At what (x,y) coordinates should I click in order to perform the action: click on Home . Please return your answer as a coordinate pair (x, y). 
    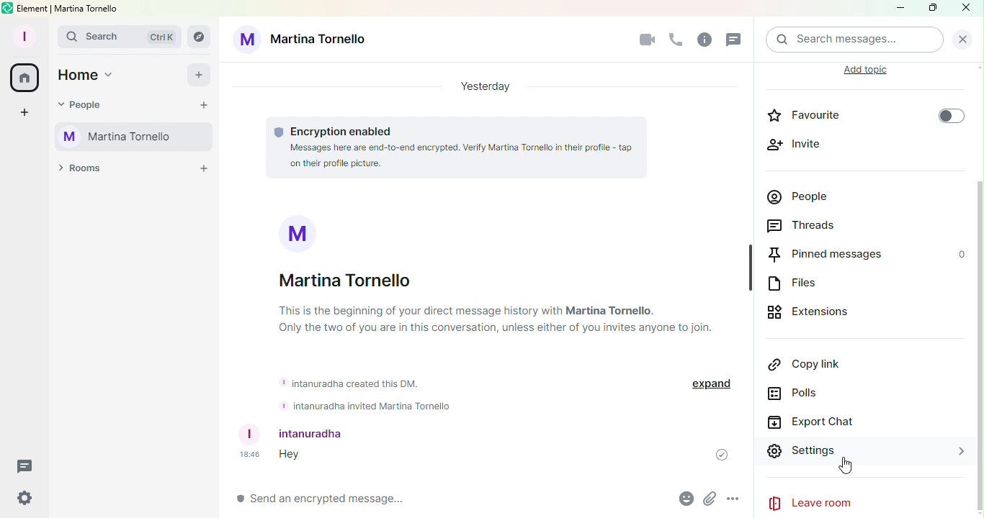
    Looking at the image, I should click on (89, 76).